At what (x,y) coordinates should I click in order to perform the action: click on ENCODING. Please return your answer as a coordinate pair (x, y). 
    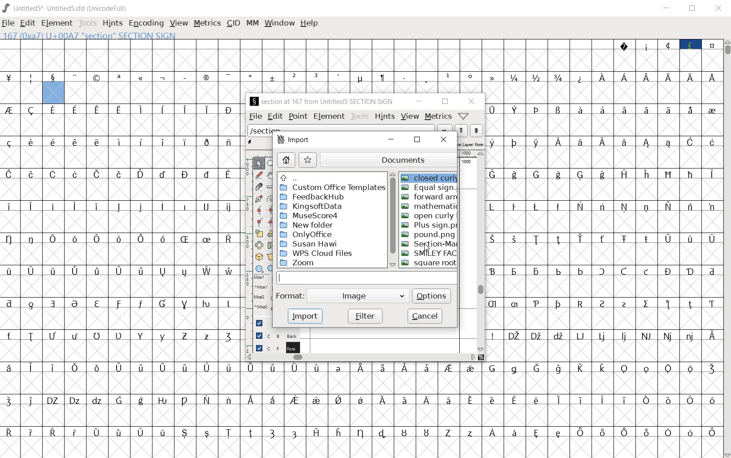
    Looking at the image, I should click on (145, 24).